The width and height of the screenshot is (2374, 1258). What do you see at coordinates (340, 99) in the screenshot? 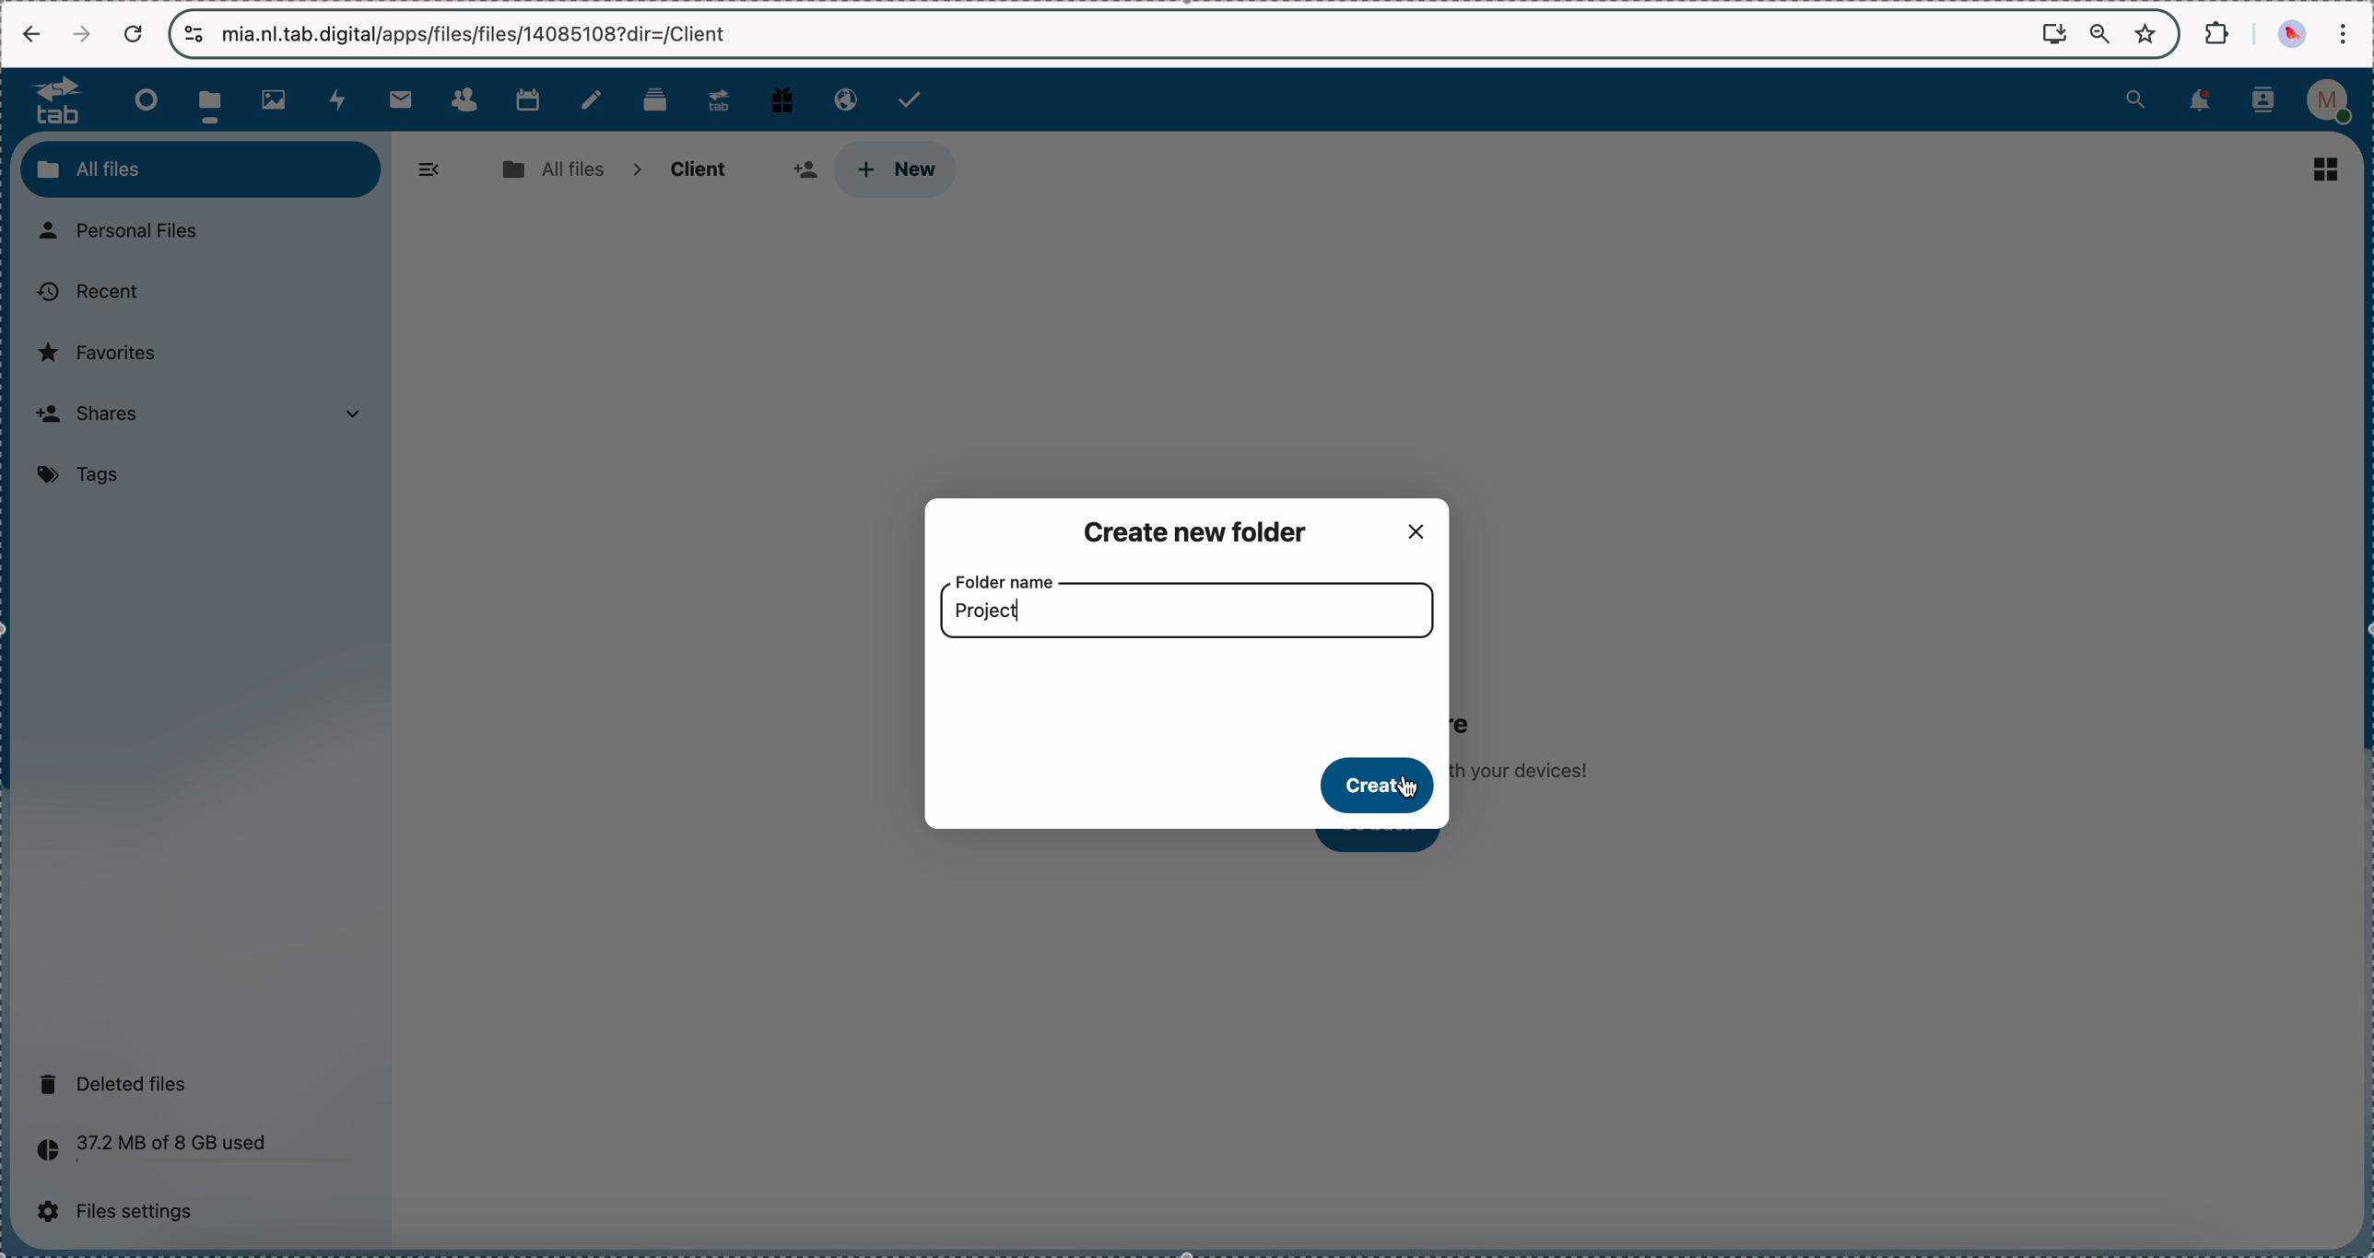
I see `activity` at bounding box center [340, 99].